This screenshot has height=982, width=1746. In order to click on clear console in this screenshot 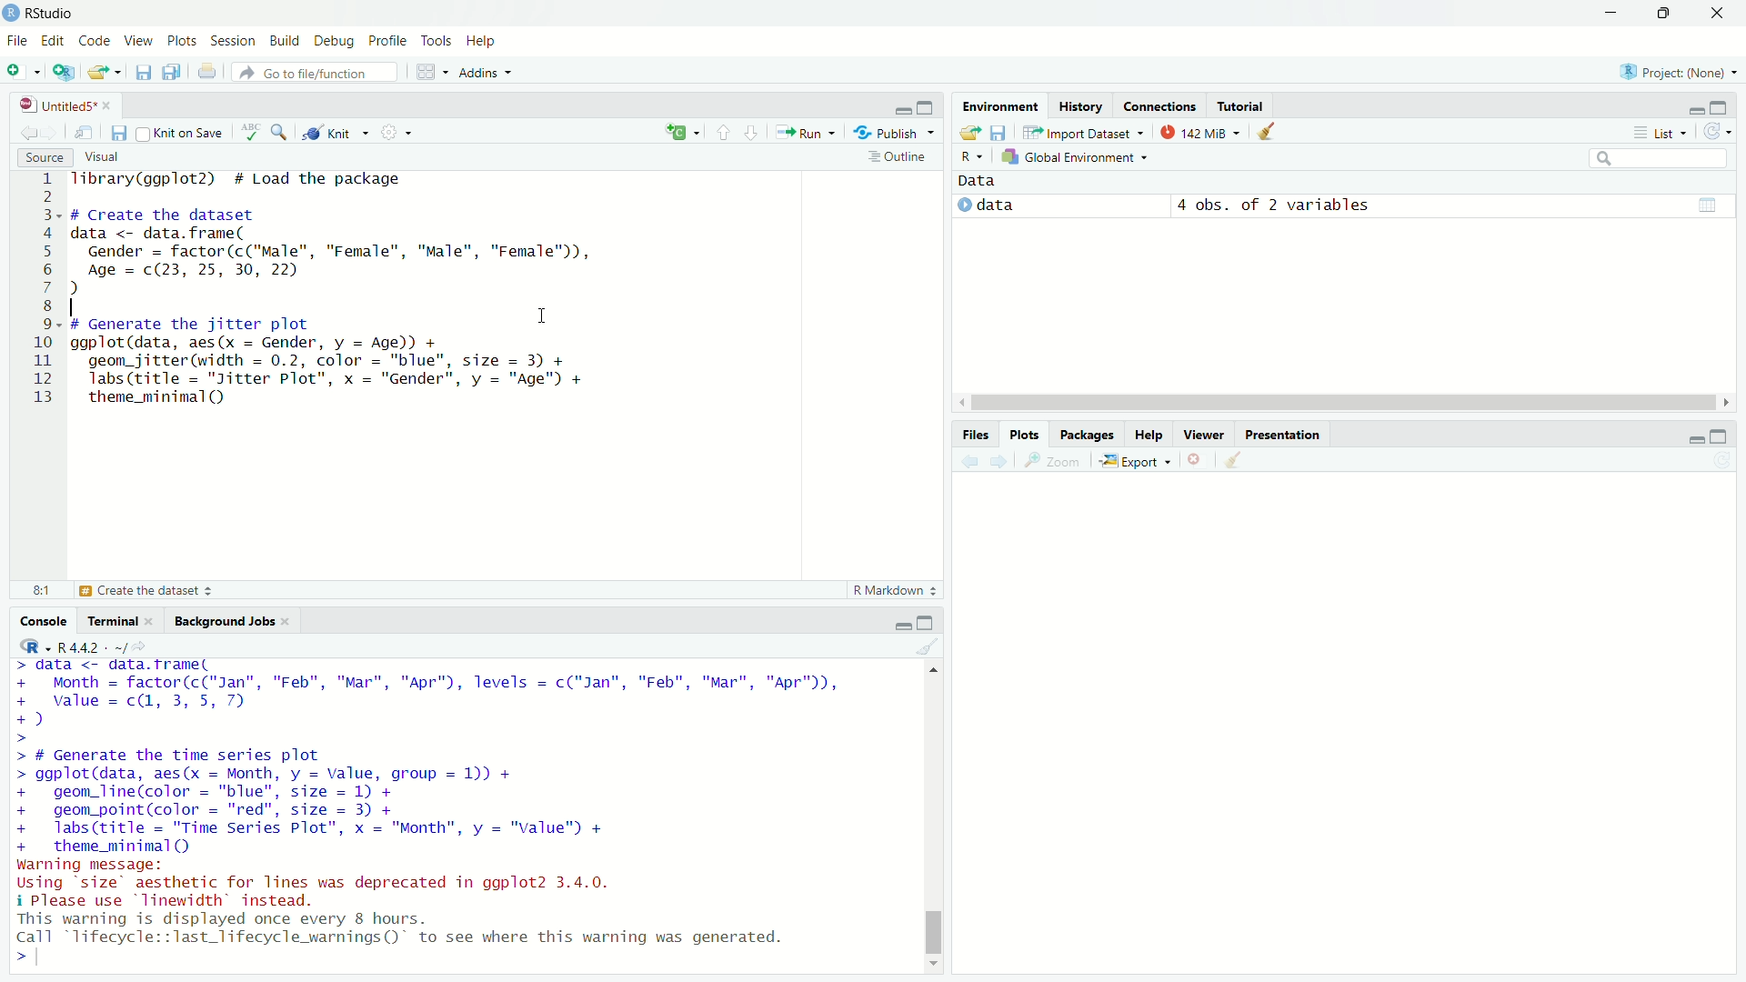, I will do `click(928, 646)`.